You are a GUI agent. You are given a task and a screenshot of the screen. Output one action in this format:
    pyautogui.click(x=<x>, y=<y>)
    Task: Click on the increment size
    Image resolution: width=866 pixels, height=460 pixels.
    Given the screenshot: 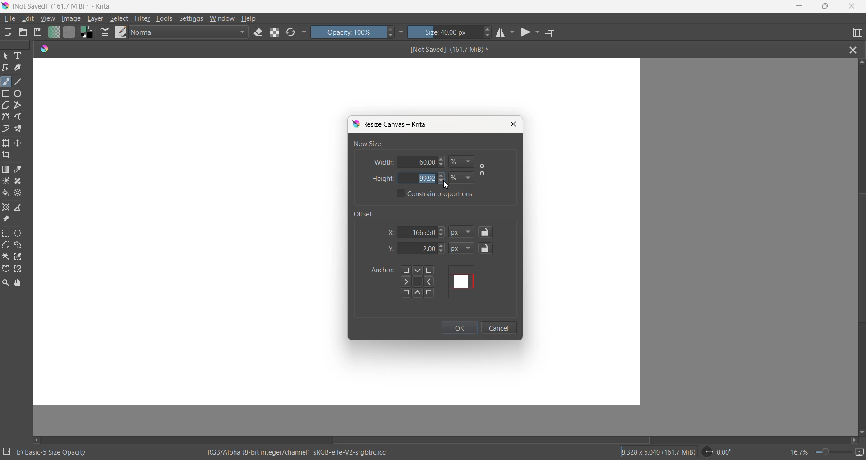 What is the action you would take?
    pyautogui.click(x=488, y=28)
    